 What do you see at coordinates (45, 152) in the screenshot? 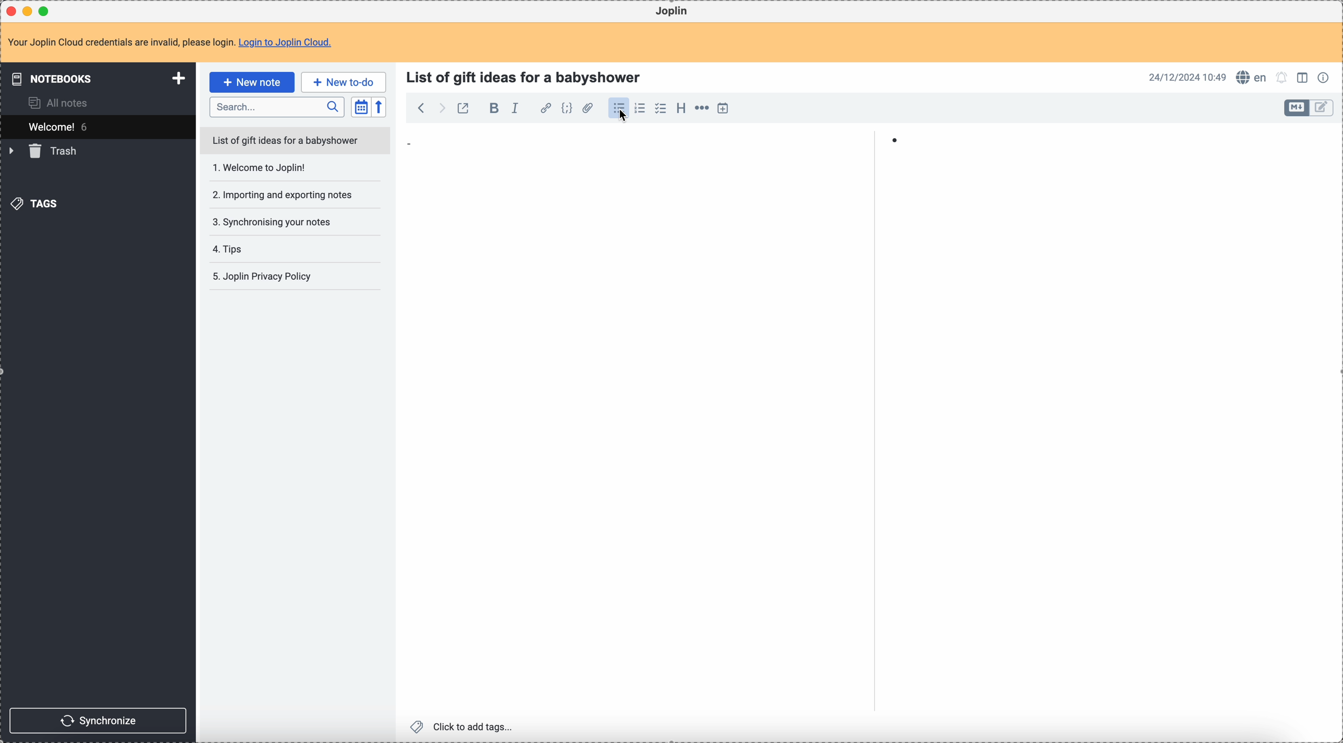
I see `trash` at bounding box center [45, 152].